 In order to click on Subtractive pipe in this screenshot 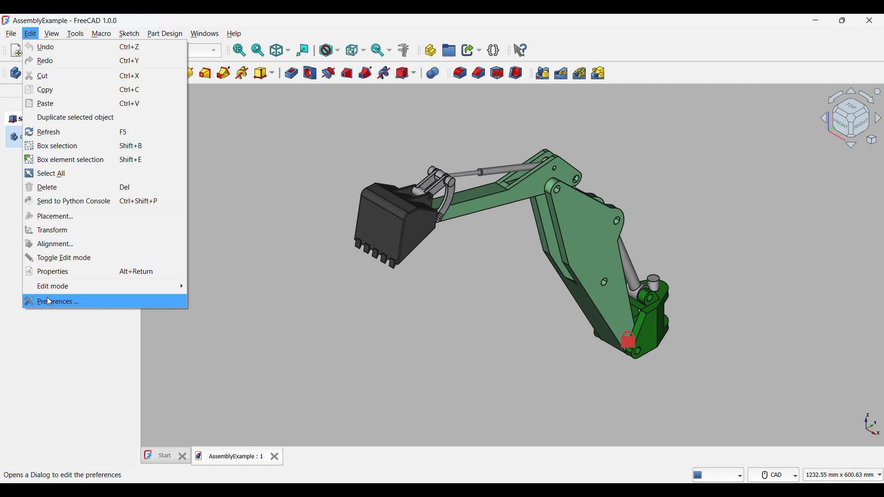, I will do `click(365, 73)`.